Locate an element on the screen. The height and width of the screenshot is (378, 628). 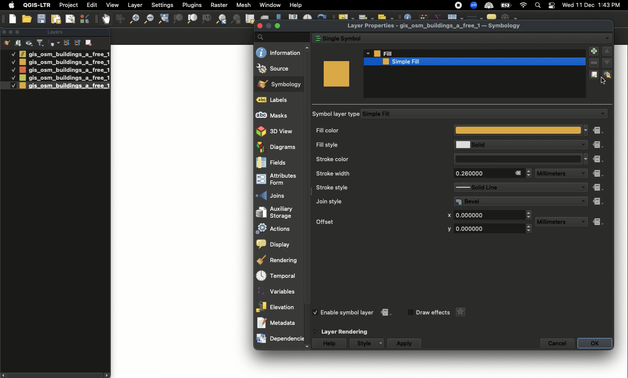
Elevation is located at coordinates (277, 307).